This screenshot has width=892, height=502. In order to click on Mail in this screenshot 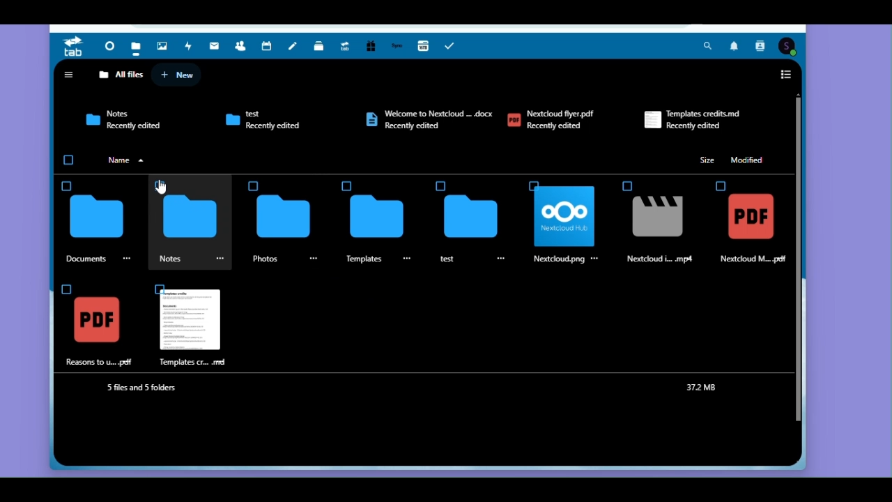, I will do `click(217, 47)`.